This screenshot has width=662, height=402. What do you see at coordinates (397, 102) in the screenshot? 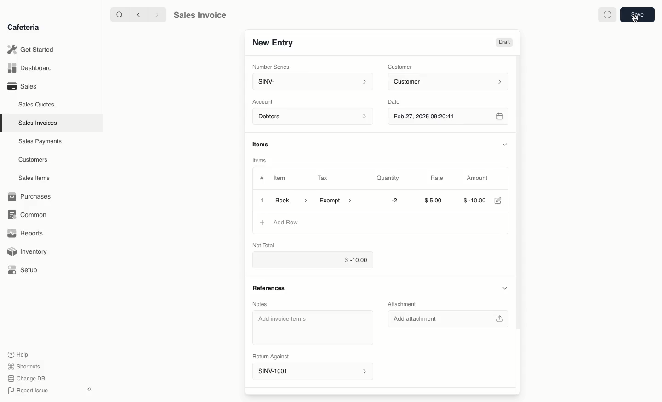
I see `Date` at bounding box center [397, 102].